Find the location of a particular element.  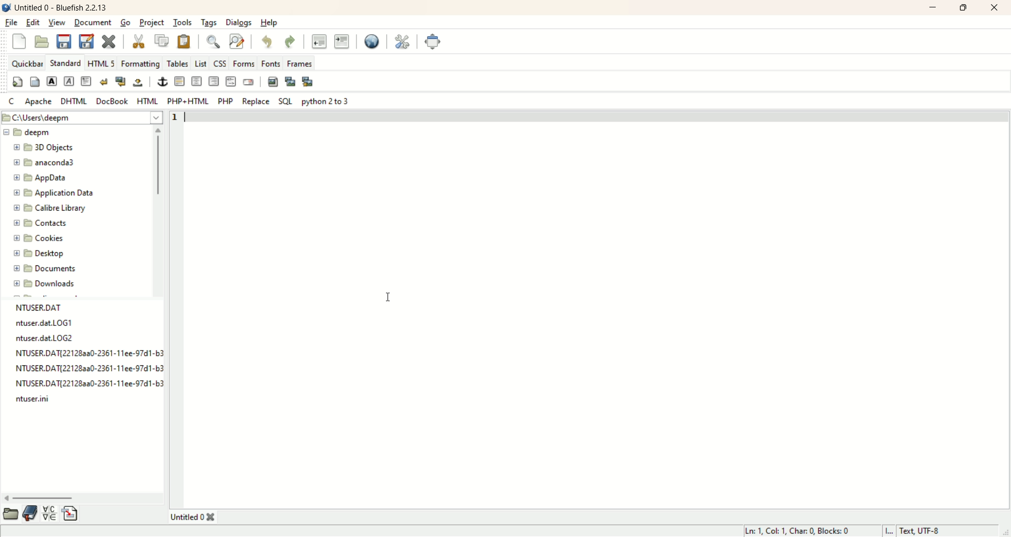

DHTML is located at coordinates (76, 102).